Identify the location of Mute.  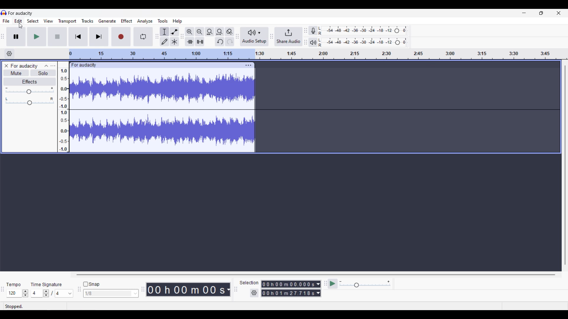
(16, 73).